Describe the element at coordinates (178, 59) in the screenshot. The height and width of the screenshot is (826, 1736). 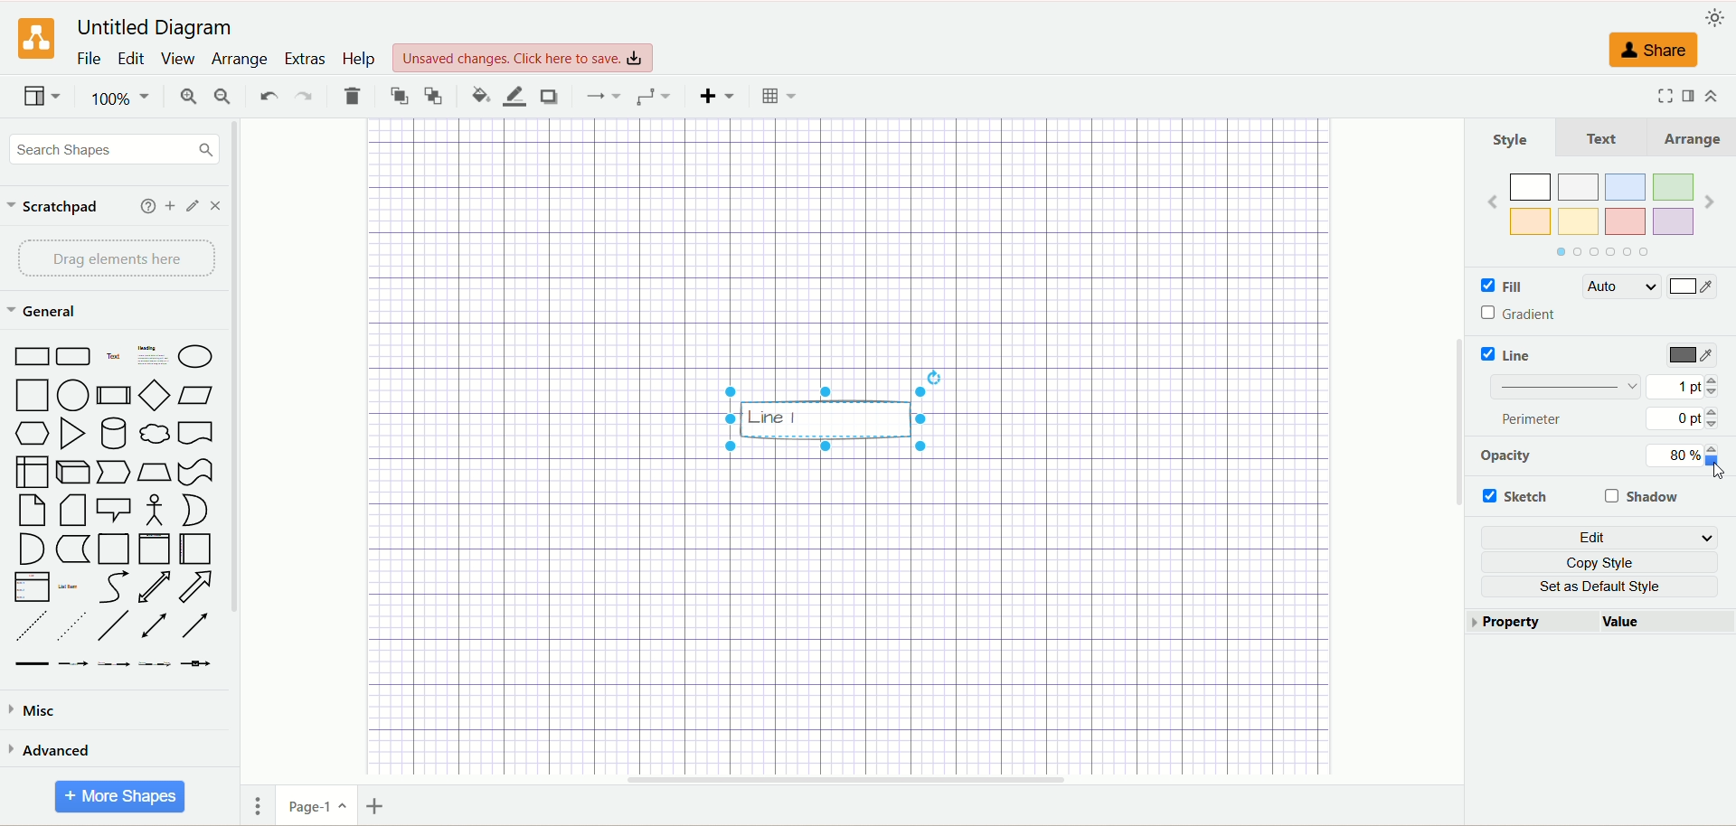
I see `view` at that location.